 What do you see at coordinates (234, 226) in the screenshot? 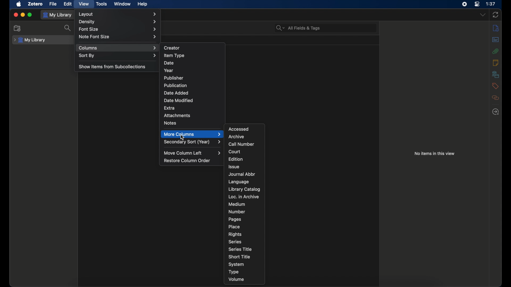
I see `place` at bounding box center [234, 226].